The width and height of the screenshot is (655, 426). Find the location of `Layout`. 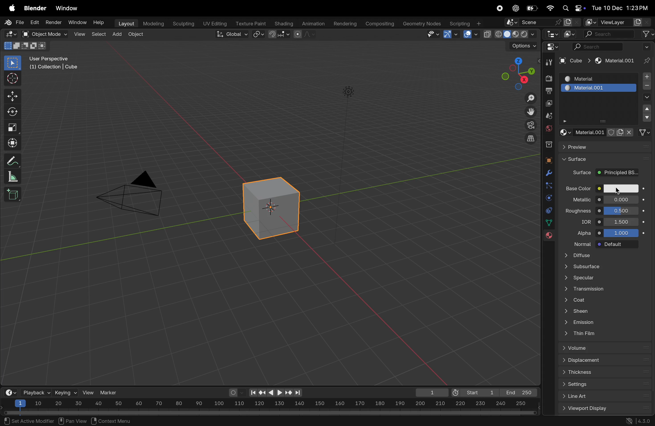

Layout is located at coordinates (125, 23).